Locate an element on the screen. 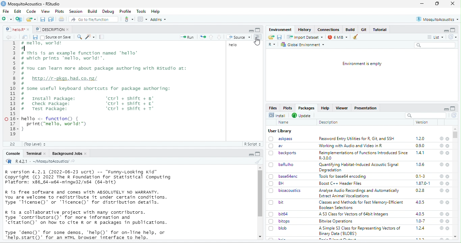  full screen is located at coordinates (258, 30).